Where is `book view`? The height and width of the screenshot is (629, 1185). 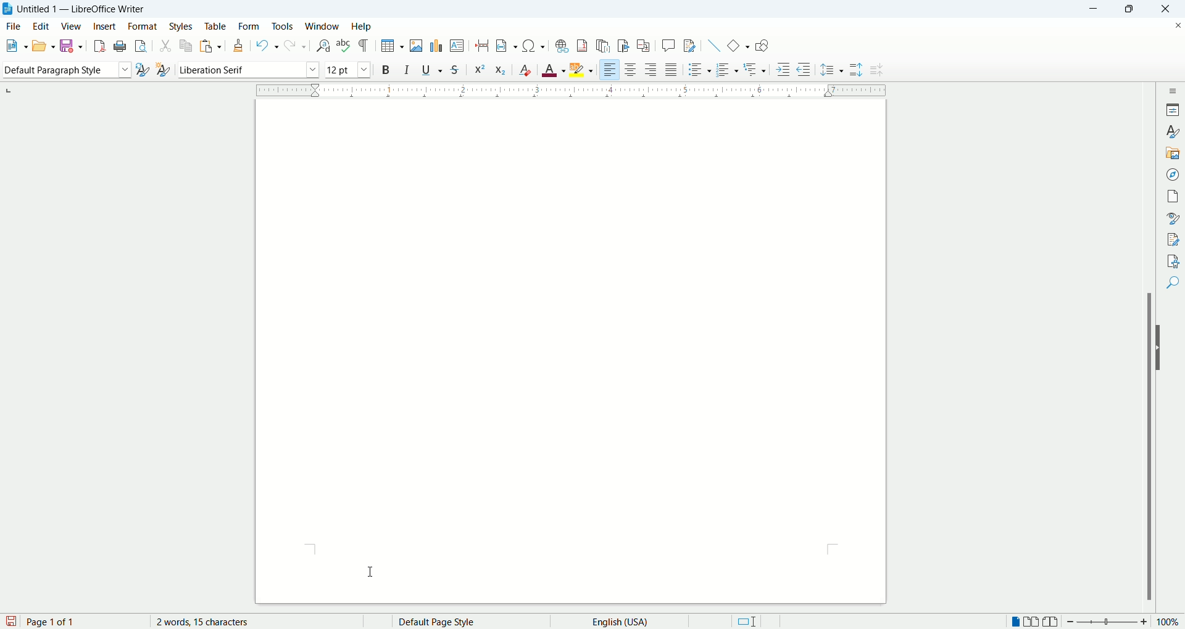
book view is located at coordinates (1051, 622).